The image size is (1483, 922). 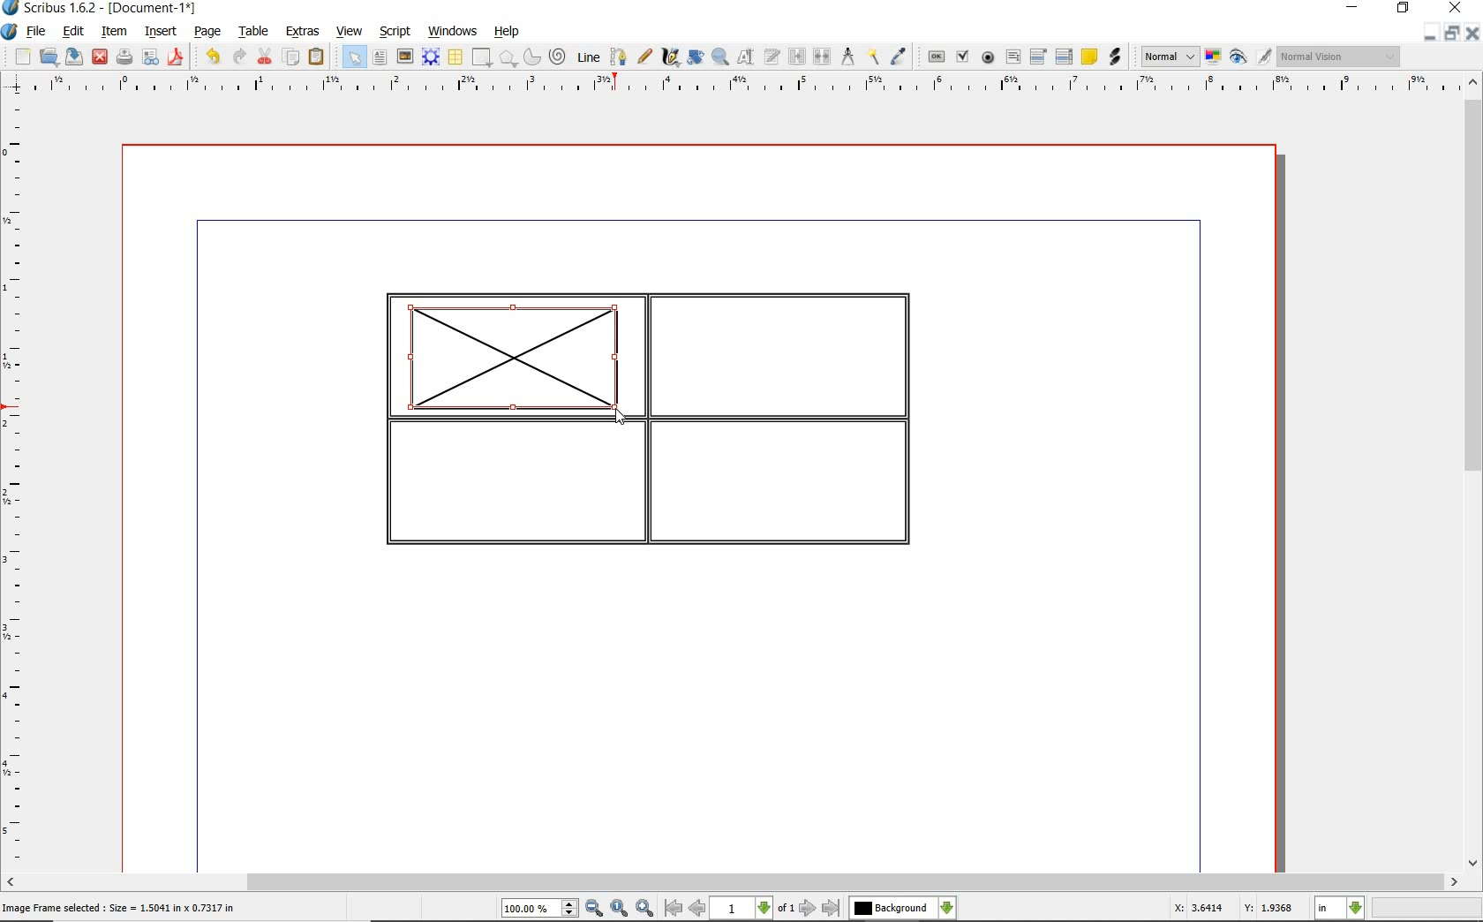 What do you see at coordinates (49, 57) in the screenshot?
I see `open` at bounding box center [49, 57].